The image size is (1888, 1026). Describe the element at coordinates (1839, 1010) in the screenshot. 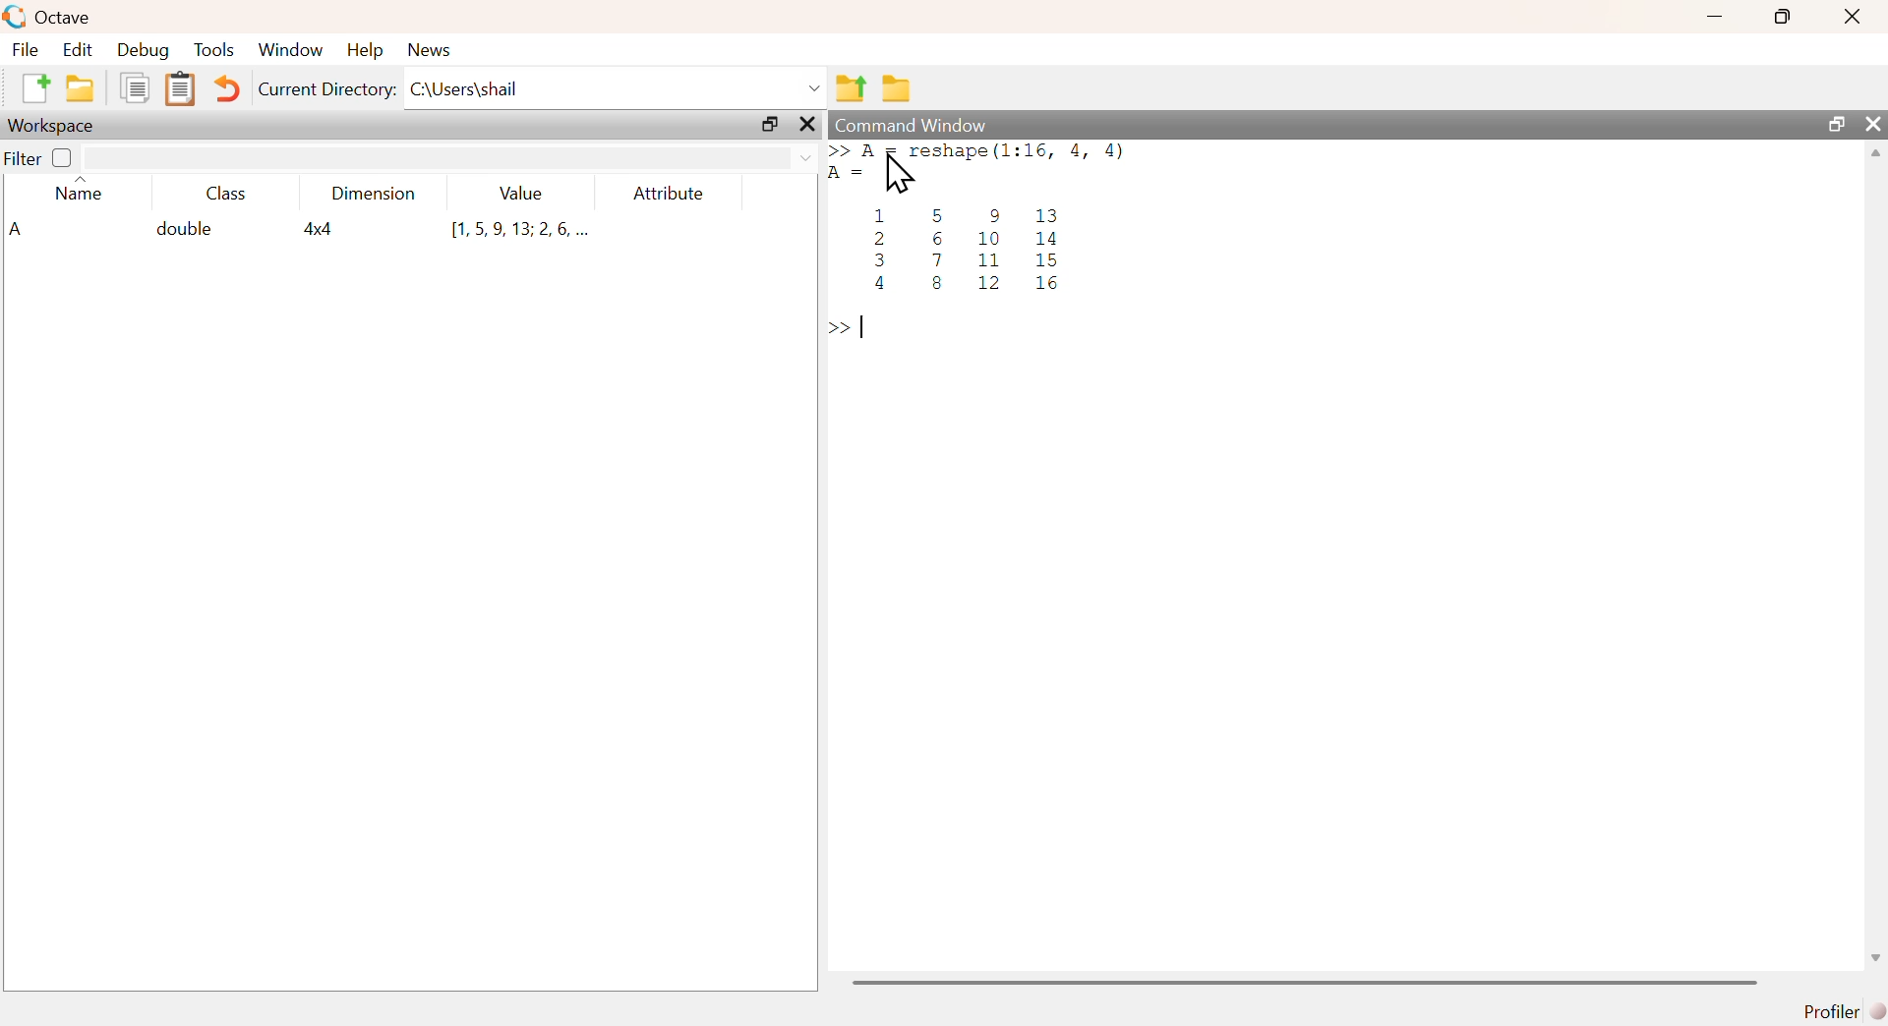

I see `profiler` at that location.